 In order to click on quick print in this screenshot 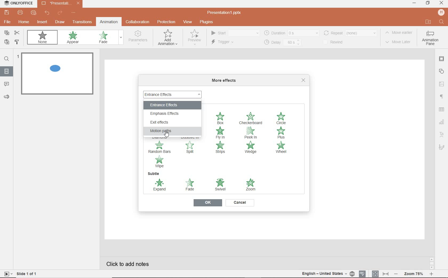, I will do `click(34, 13)`.